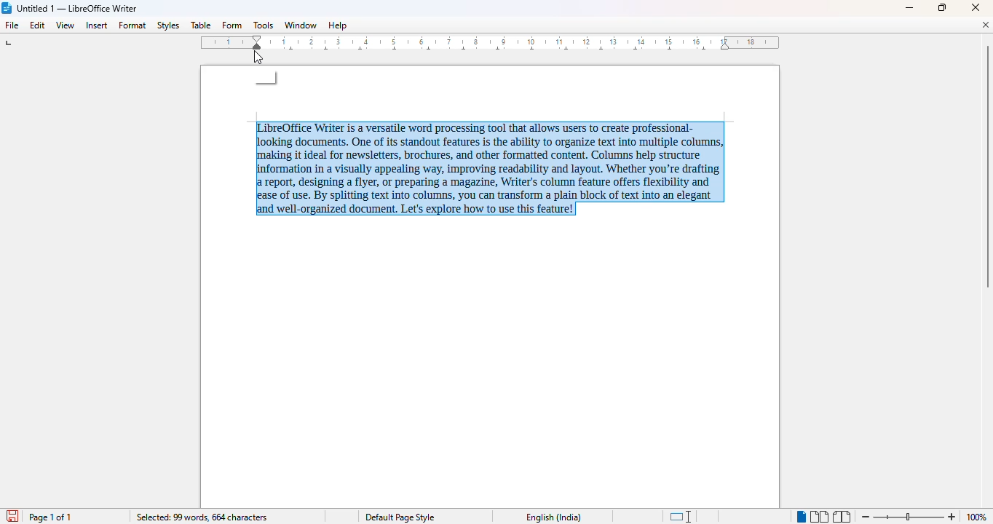 The image size is (993, 524). I want to click on multi-page view, so click(820, 517).